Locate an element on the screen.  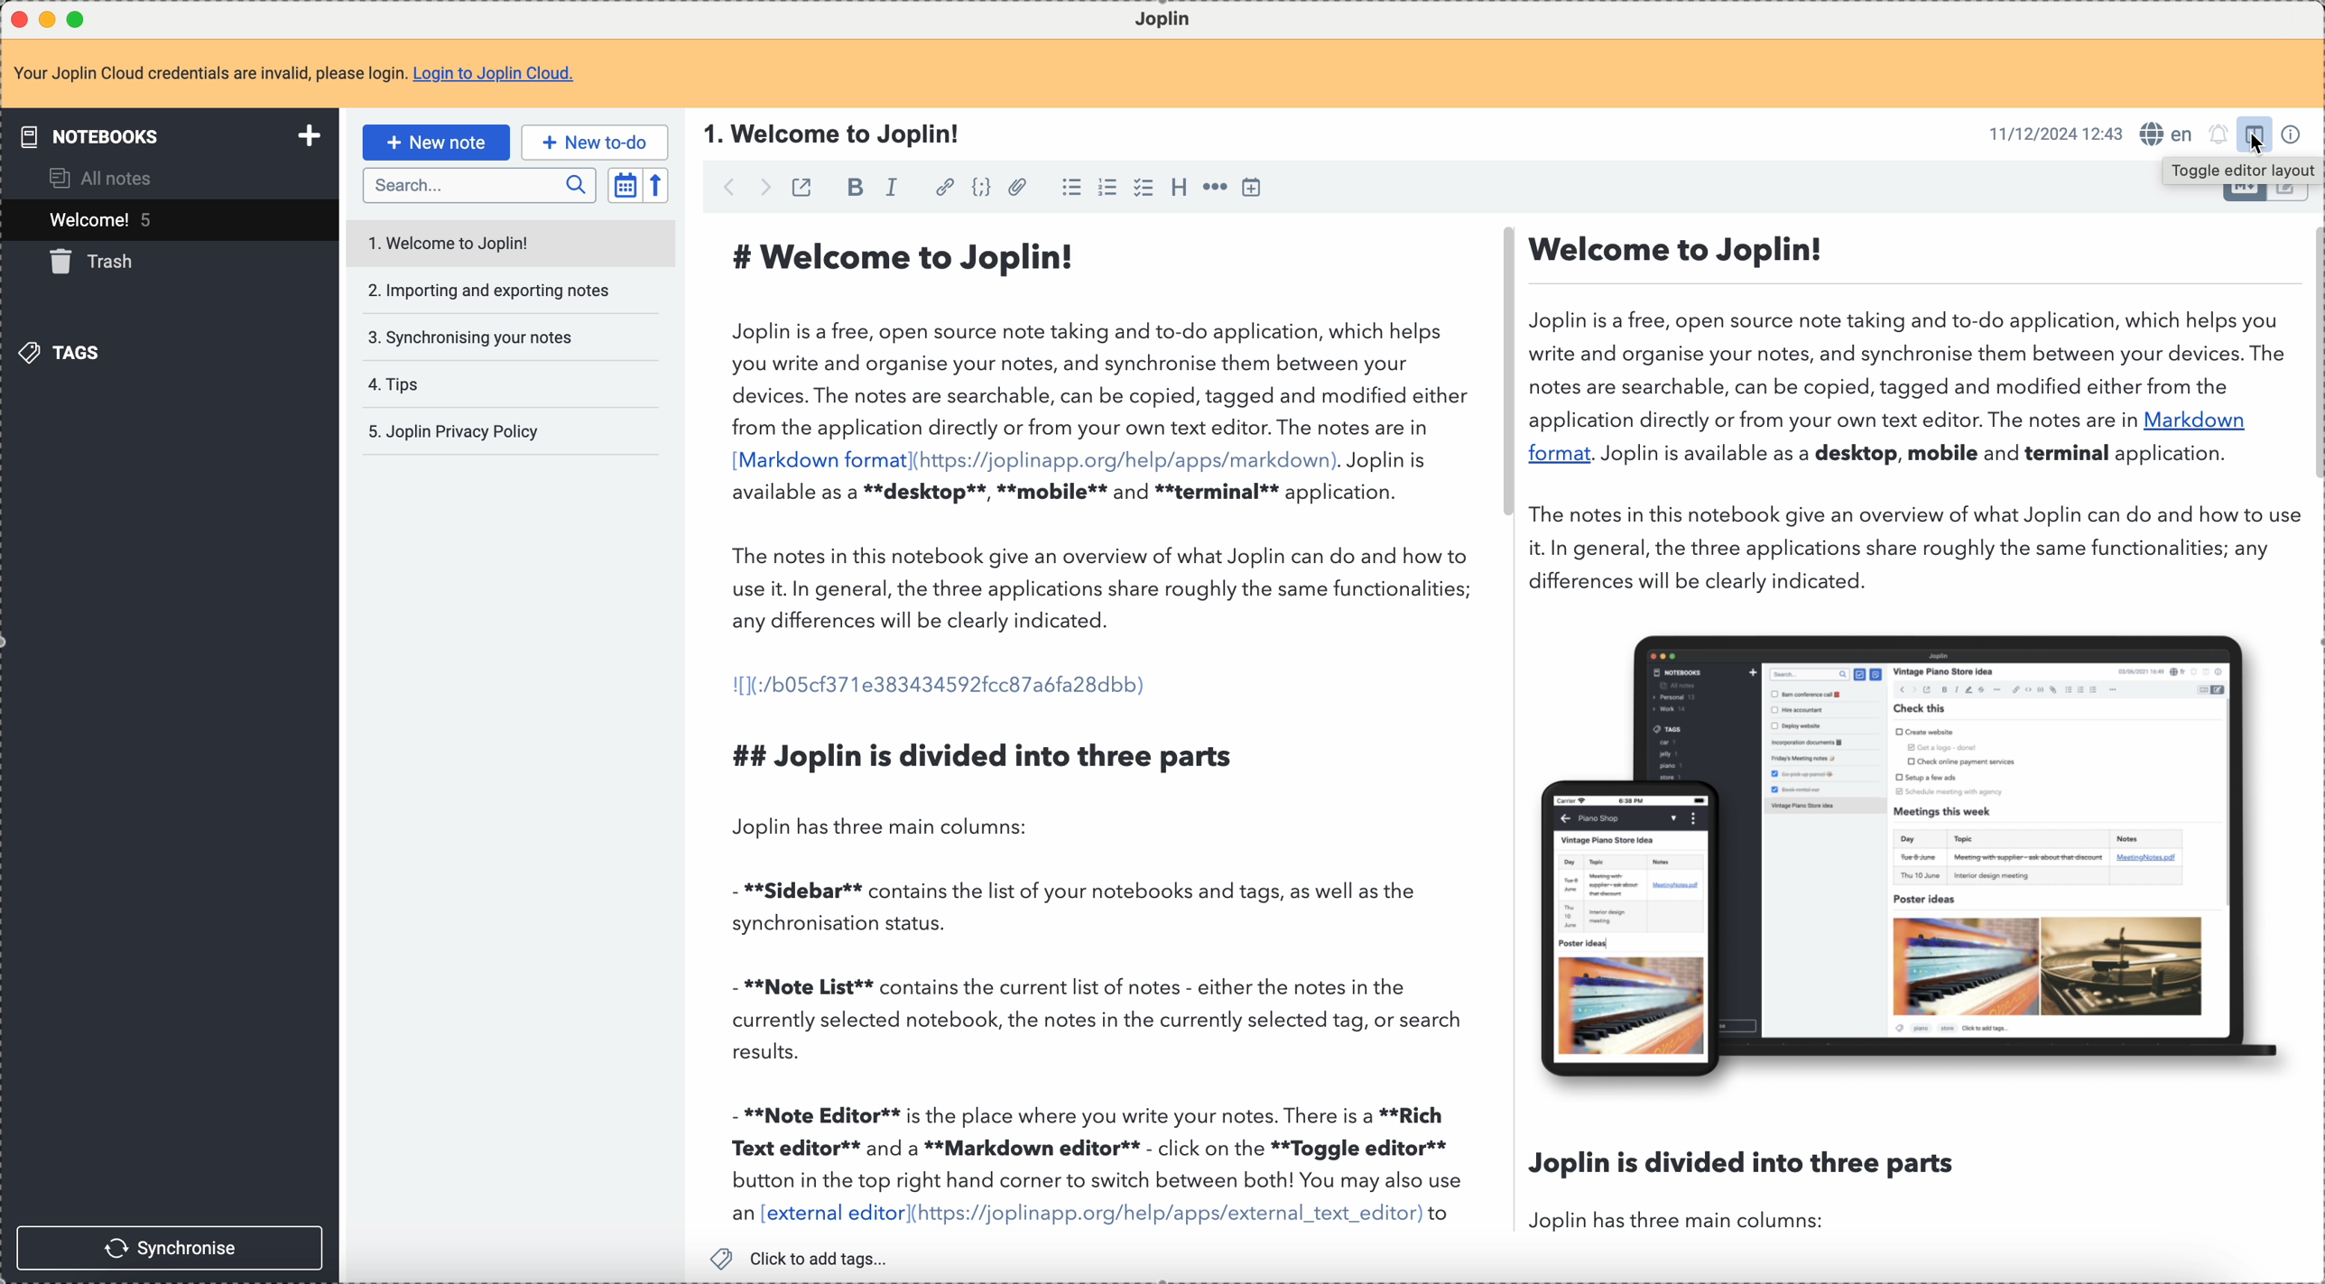
Markdown is located at coordinates (2203, 421).